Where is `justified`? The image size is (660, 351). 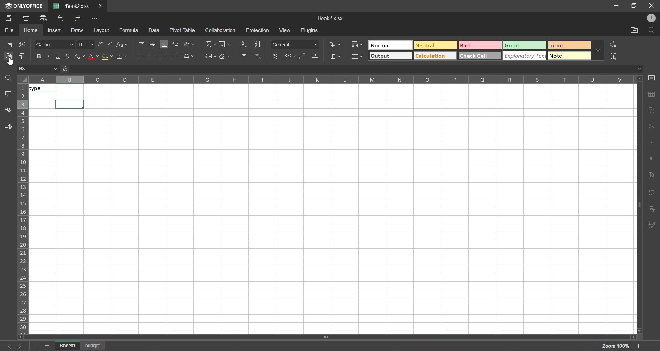
justified is located at coordinates (177, 56).